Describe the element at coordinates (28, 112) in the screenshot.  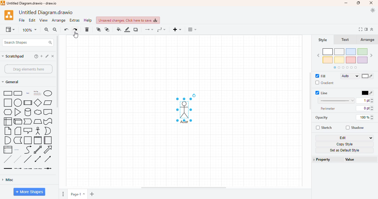
I see `cylinder` at that location.